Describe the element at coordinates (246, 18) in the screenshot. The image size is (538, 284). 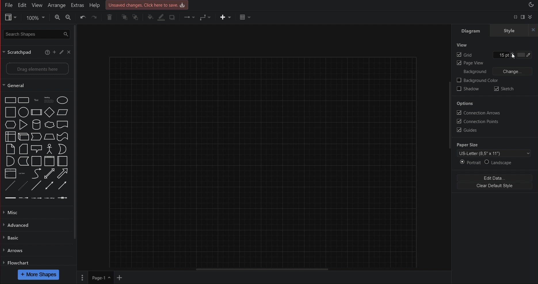
I see `Insert Table` at that location.